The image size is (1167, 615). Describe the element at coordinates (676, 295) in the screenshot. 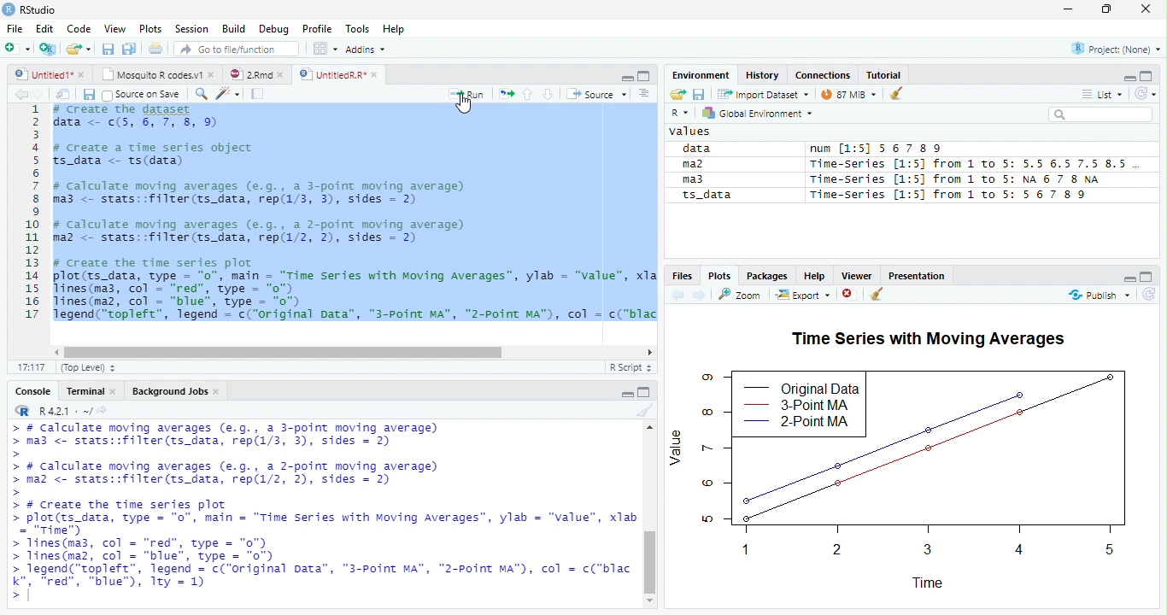

I see `back` at that location.